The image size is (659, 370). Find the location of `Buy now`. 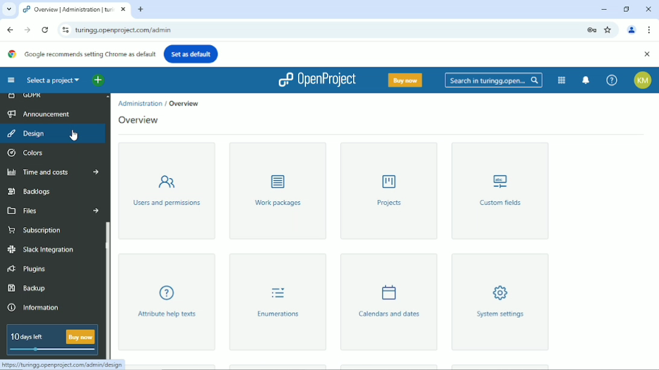

Buy now is located at coordinates (404, 80).